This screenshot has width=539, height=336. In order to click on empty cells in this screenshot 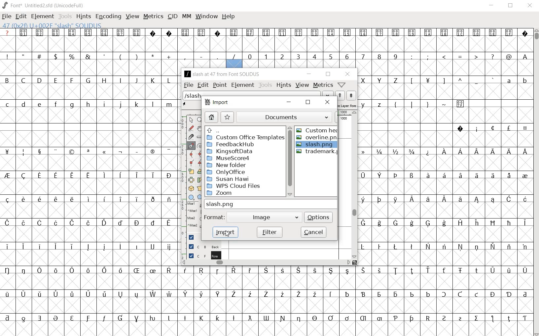, I will do `click(446, 140)`.